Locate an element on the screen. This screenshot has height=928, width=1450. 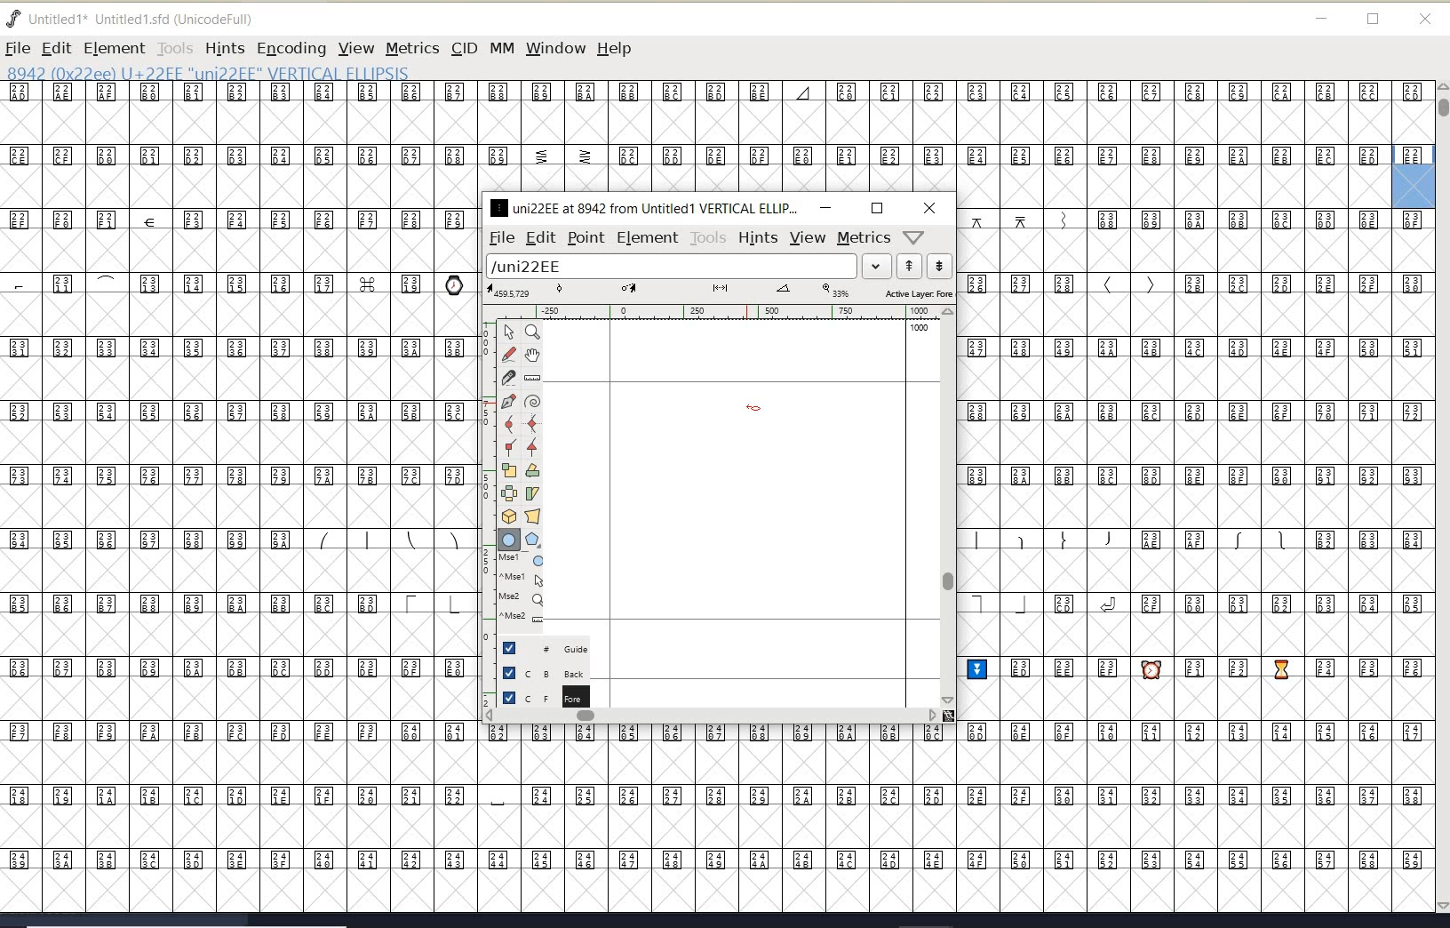
restore is located at coordinates (1374, 20).